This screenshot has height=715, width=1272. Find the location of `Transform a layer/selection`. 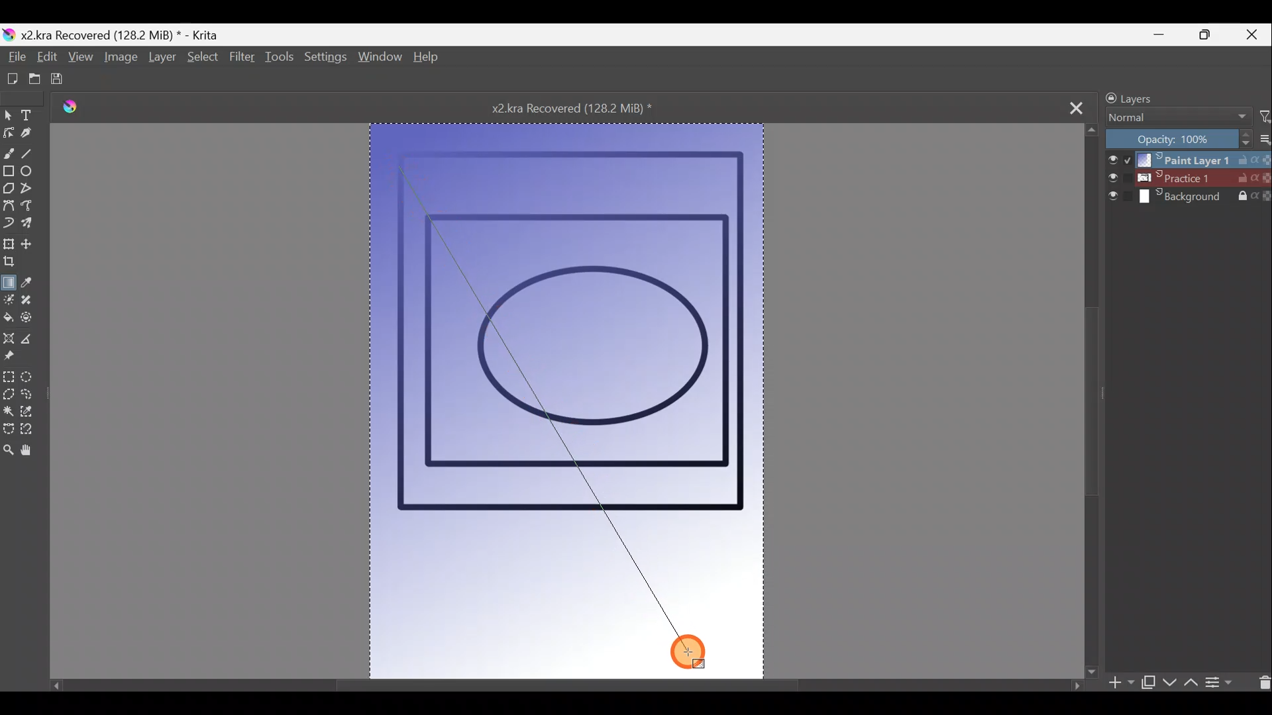

Transform a layer/selection is located at coordinates (9, 245).